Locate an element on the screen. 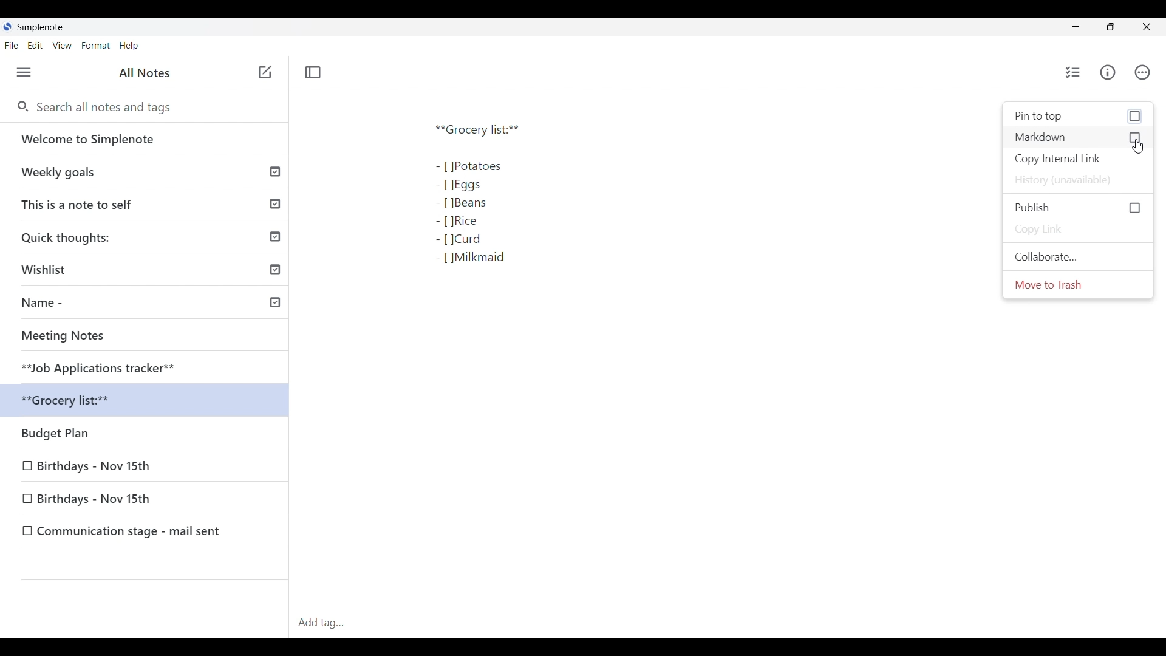 The height and width of the screenshot is (656, 1166). Meeting Notes is located at coordinates (149, 337).